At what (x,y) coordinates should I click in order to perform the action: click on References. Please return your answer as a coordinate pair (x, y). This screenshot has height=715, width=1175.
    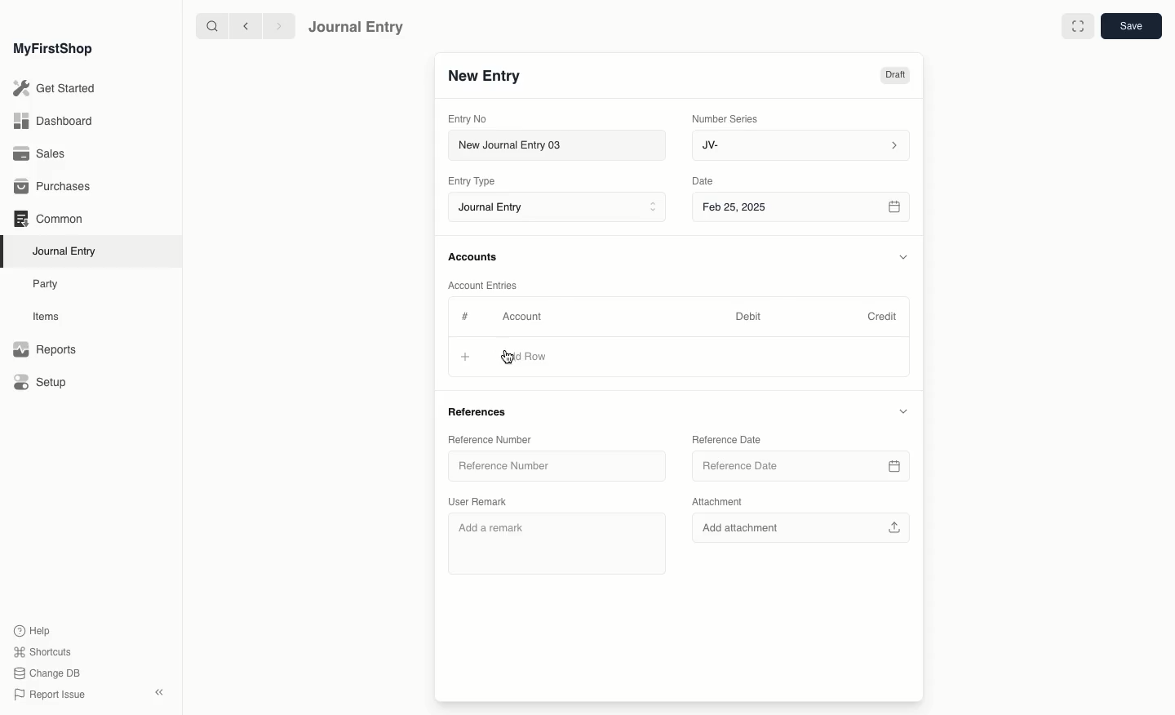
    Looking at the image, I should click on (480, 411).